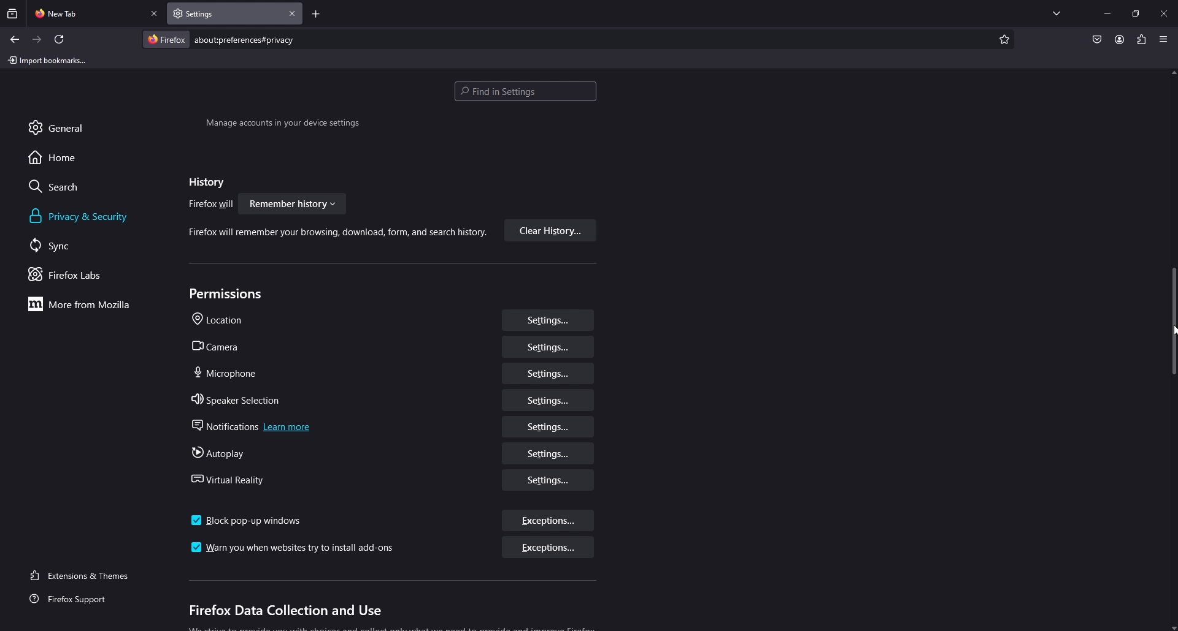  Describe the element at coordinates (1171, 333) in the screenshot. I see `cursor` at that location.